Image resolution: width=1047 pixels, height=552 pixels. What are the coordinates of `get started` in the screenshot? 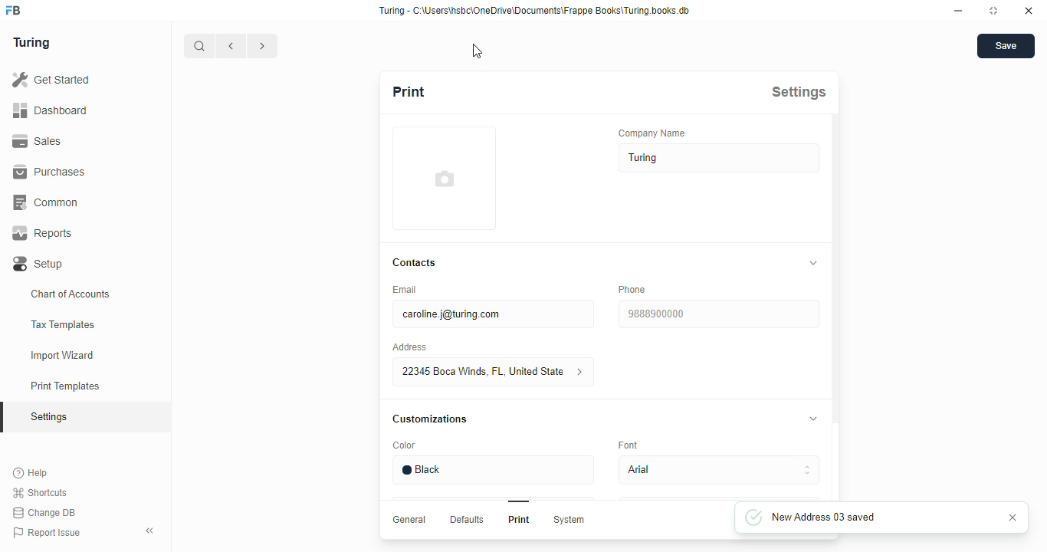 It's located at (51, 80).